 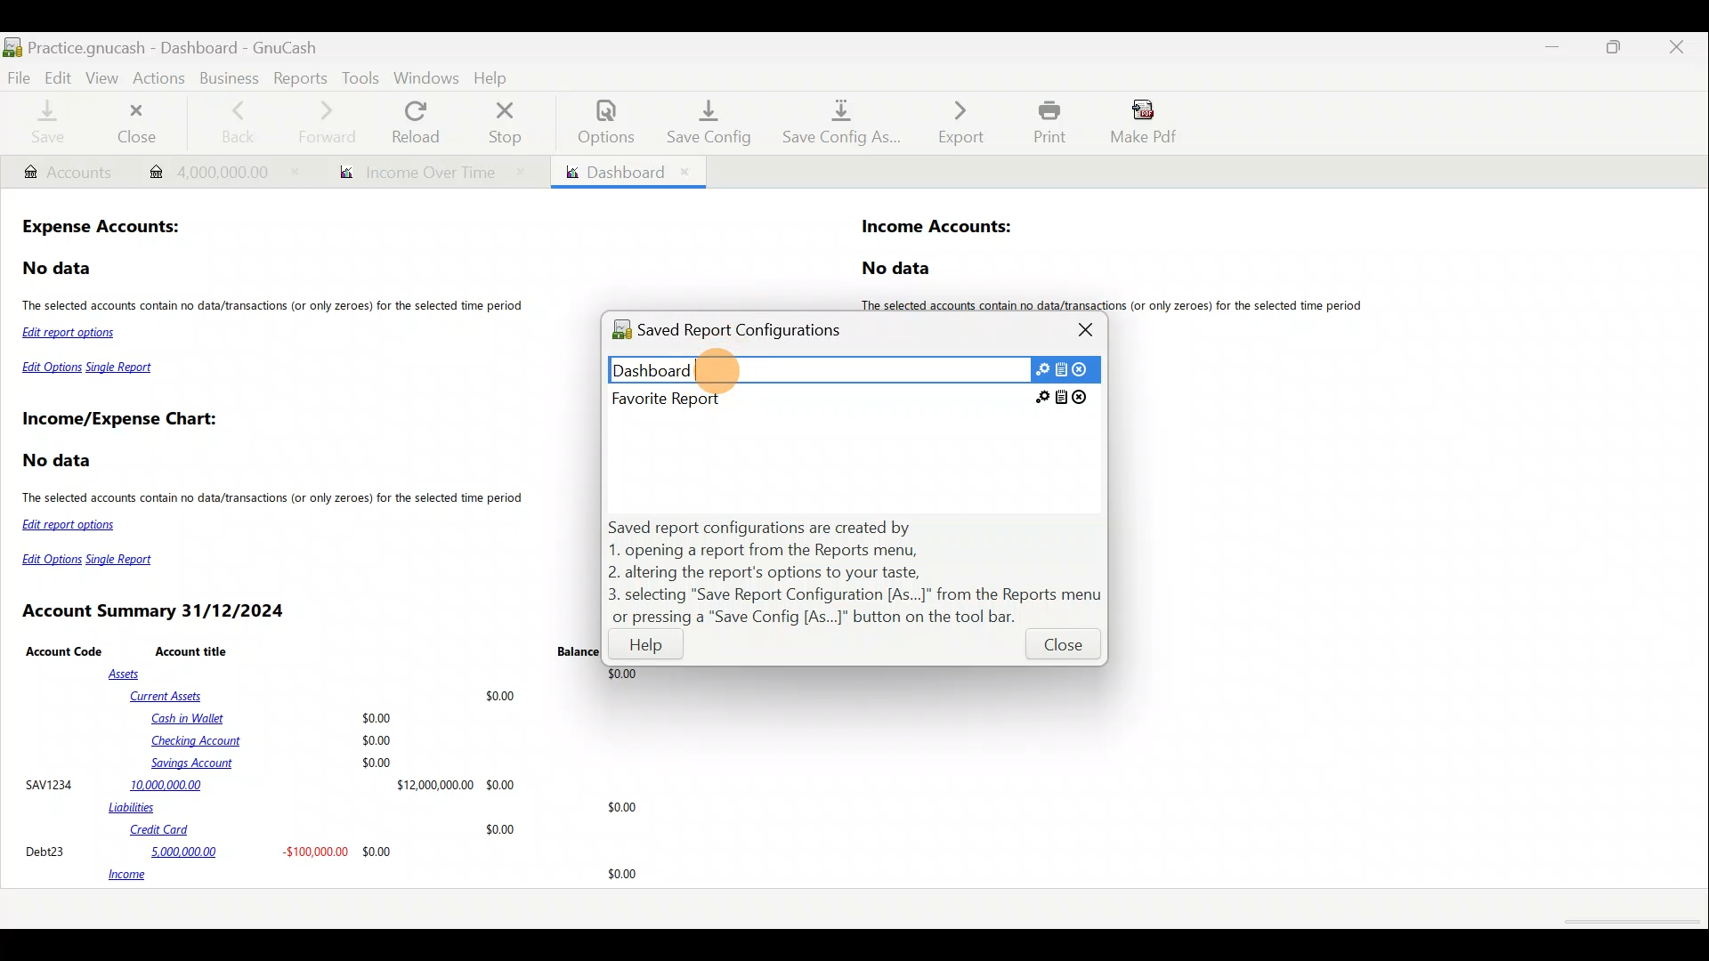 What do you see at coordinates (72, 525) in the screenshot?
I see `Edit report options` at bounding box center [72, 525].